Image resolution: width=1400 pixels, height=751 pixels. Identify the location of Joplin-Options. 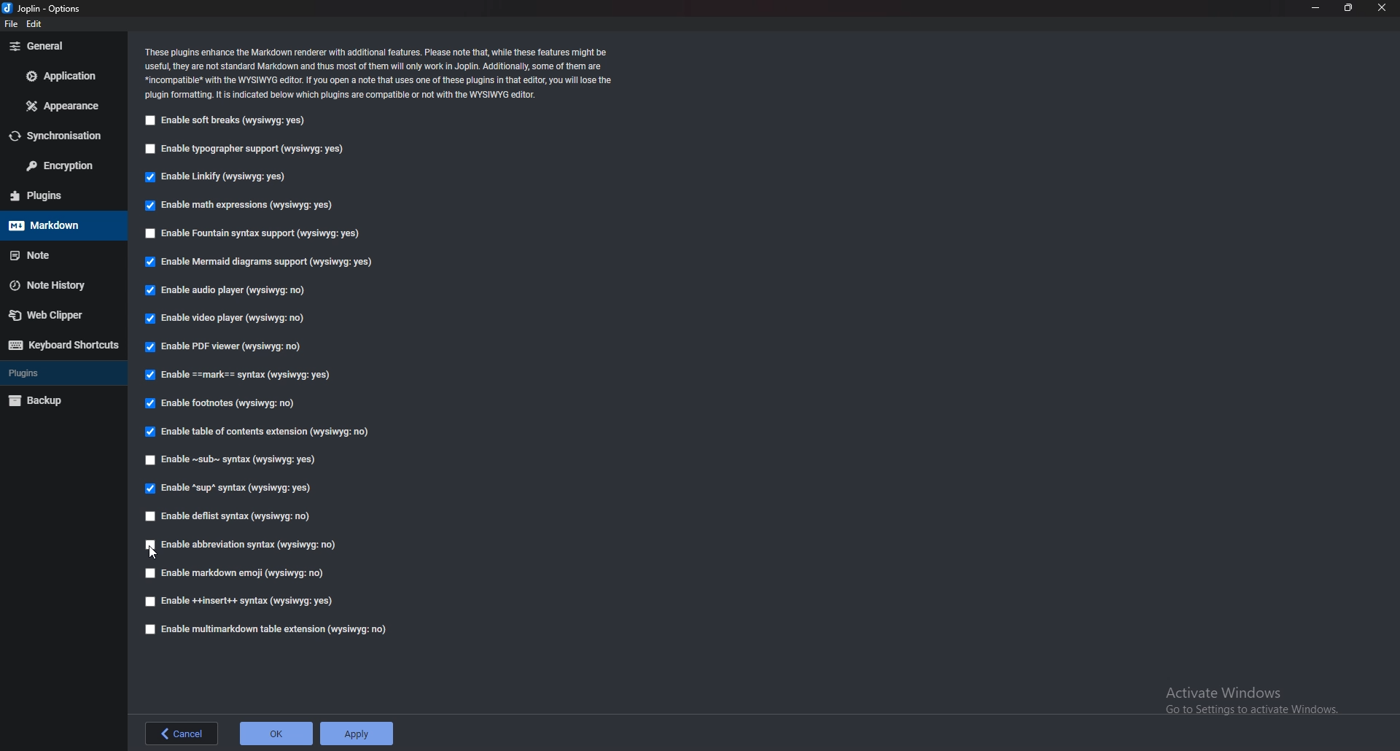
(43, 9).